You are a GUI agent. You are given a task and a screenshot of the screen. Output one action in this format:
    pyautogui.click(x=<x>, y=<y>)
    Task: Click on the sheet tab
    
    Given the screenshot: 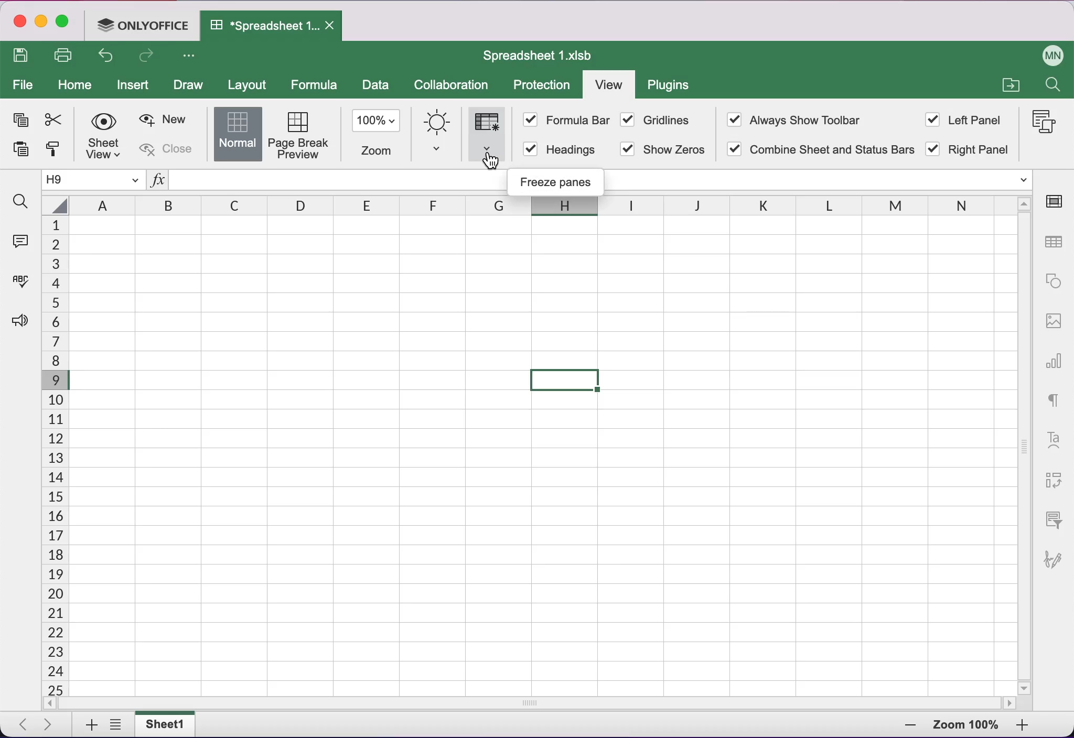 What is the action you would take?
    pyautogui.click(x=170, y=724)
    